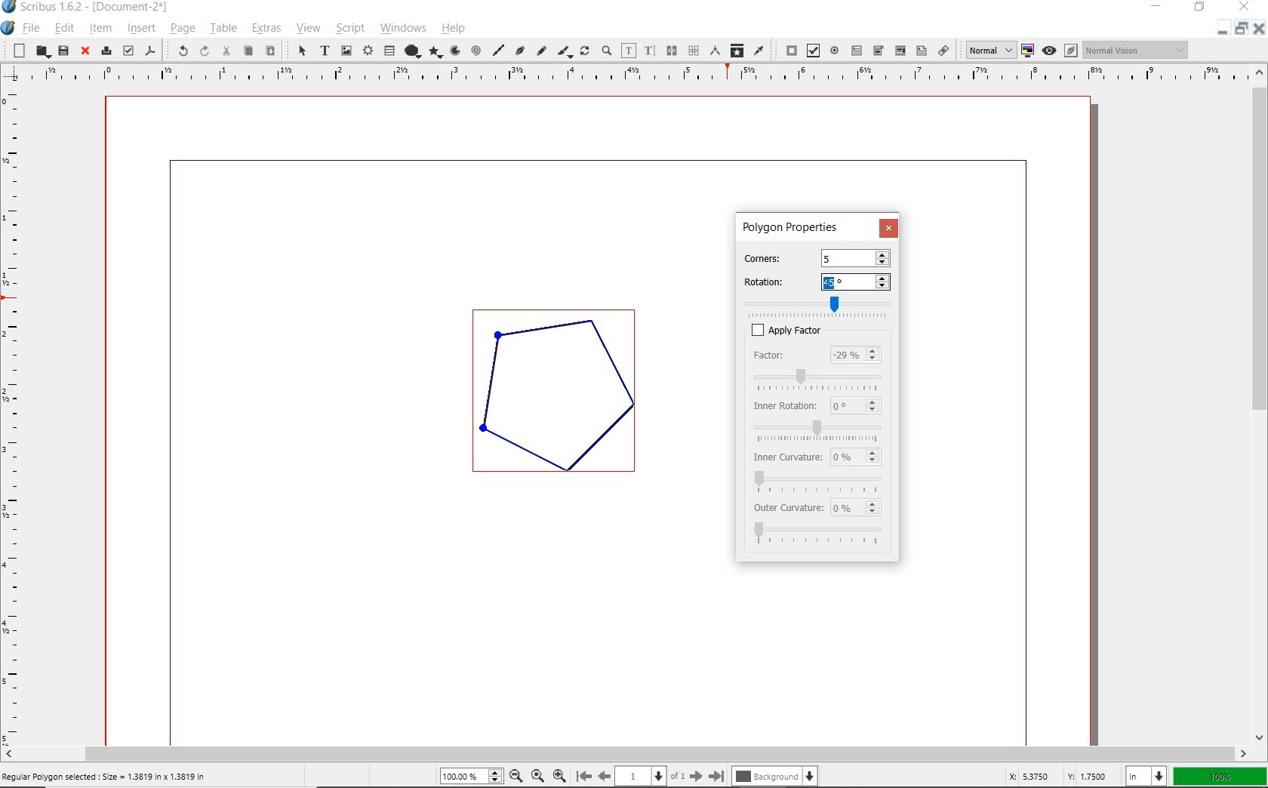 This screenshot has width=1268, height=788. What do you see at coordinates (716, 51) in the screenshot?
I see `measurements` at bounding box center [716, 51].